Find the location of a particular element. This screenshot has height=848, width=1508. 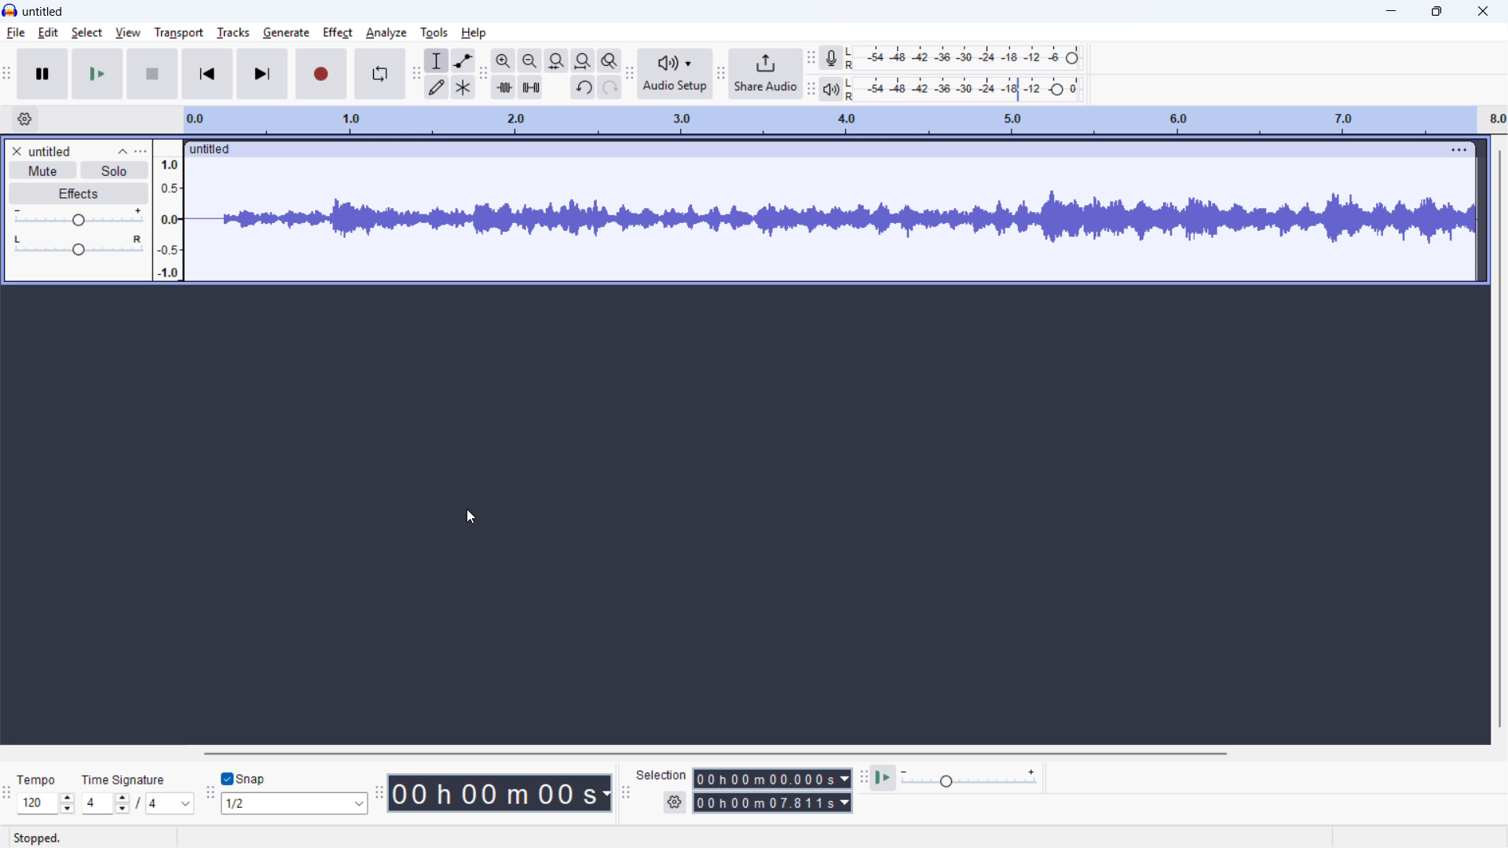

draw tool is located at coordinates (437, 86).